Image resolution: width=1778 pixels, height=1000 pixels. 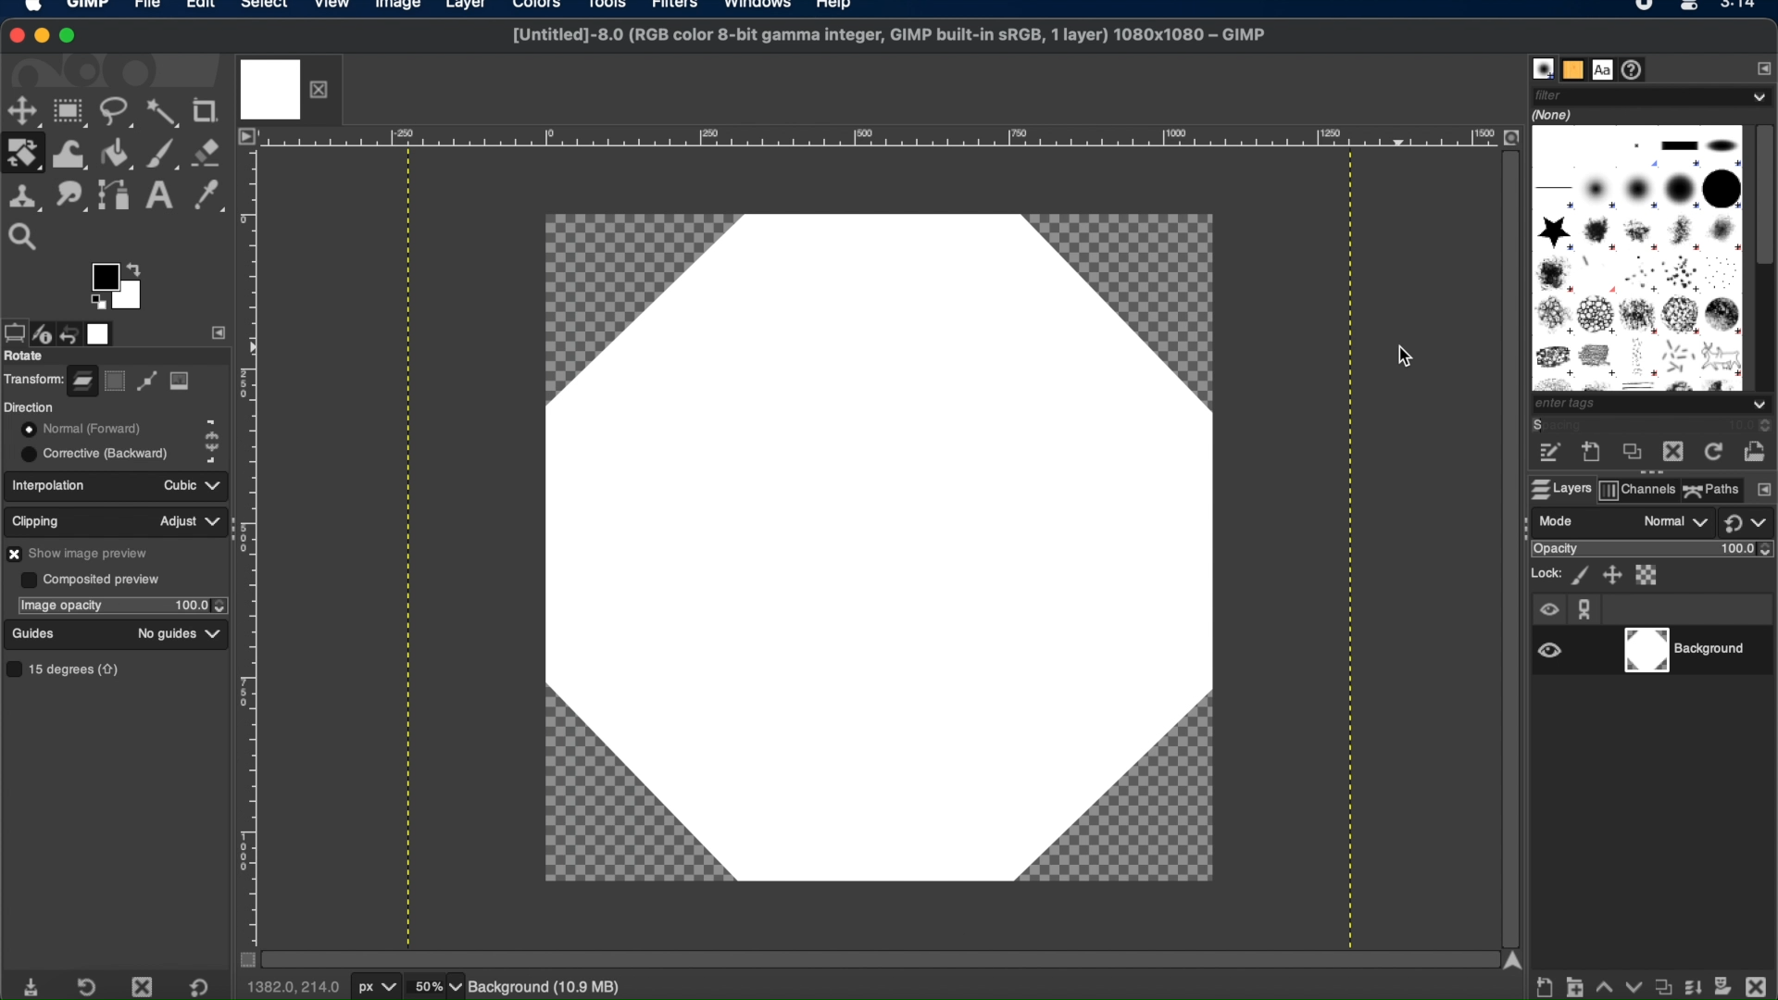 What do you see at coordinates (463, 7) in the screenshot?
I see `layer` at bounding box center [463, 7].